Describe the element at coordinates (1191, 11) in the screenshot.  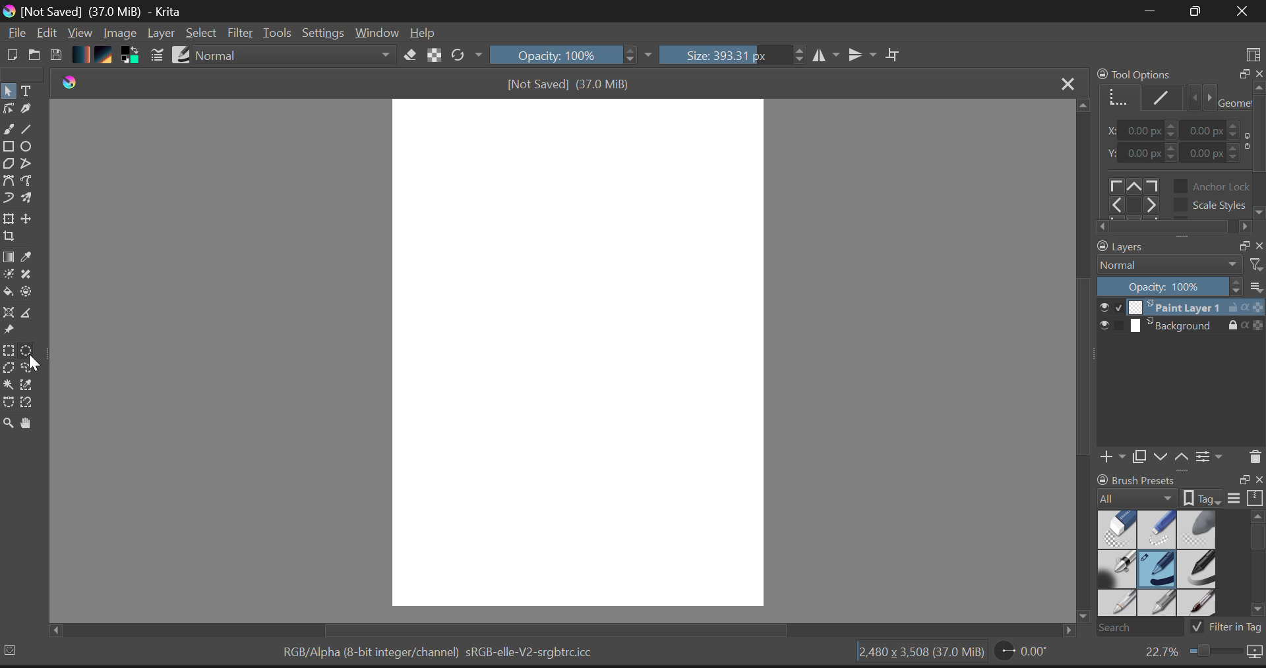
I see `Minimize` at that location.